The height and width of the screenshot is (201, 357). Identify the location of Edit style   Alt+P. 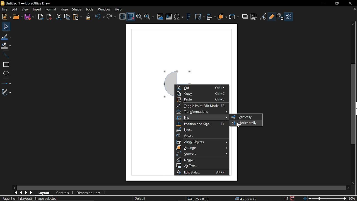
(201, 172).